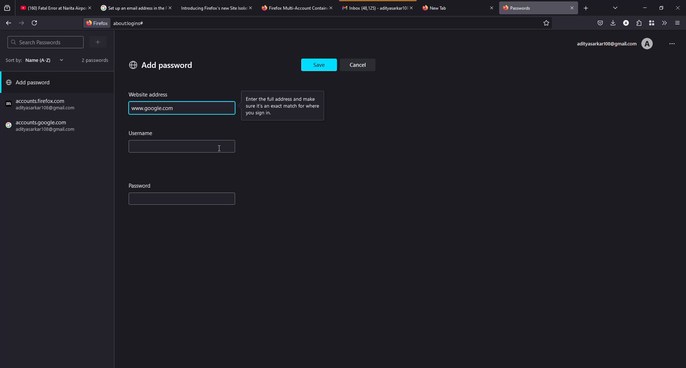 The image size is (686, 368). Describe the element at coordinates (438, 8) in the screenshot. I see `tab` at that location.